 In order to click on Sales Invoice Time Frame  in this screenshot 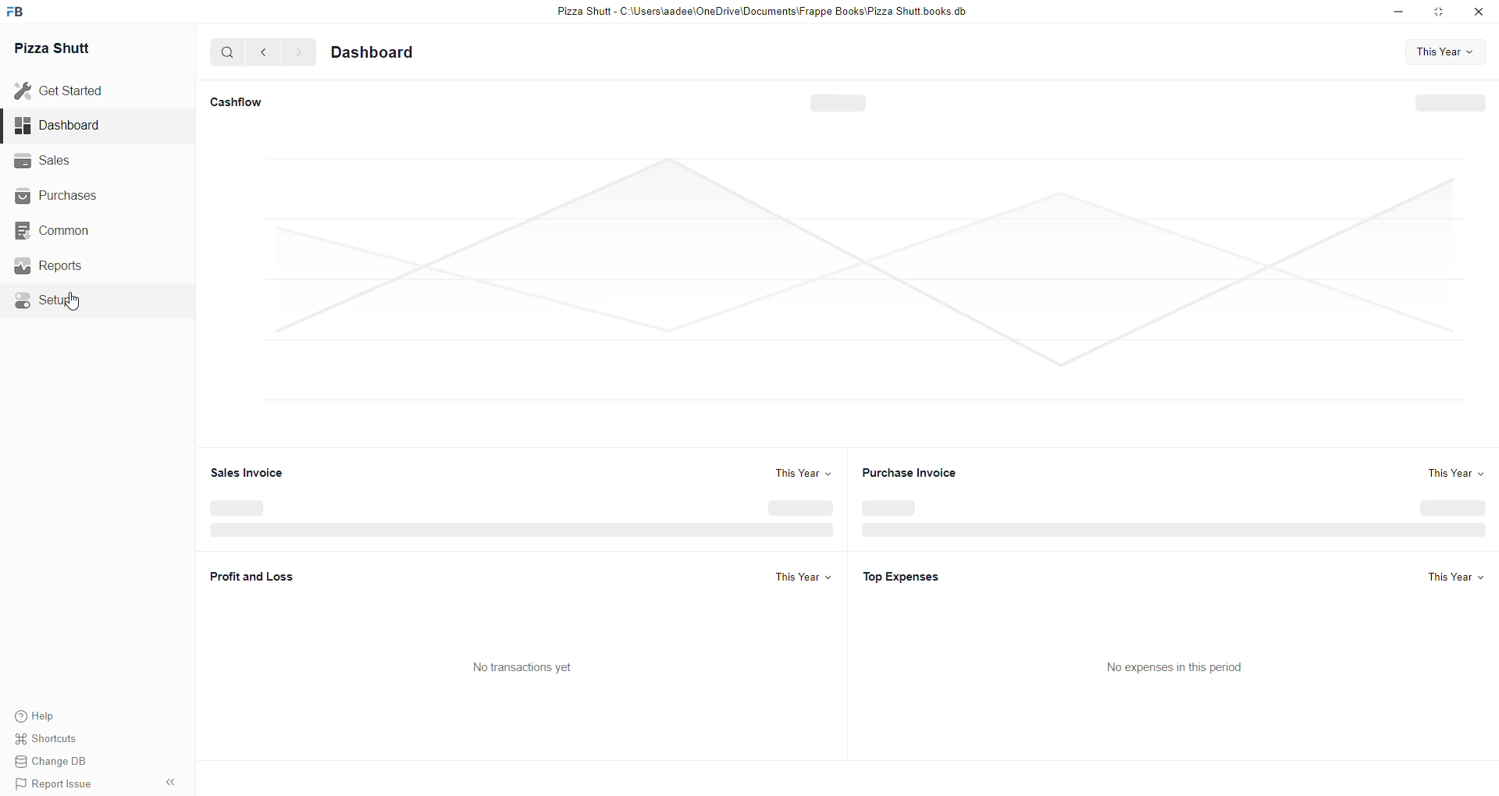, I will do `click(789, 474)`.